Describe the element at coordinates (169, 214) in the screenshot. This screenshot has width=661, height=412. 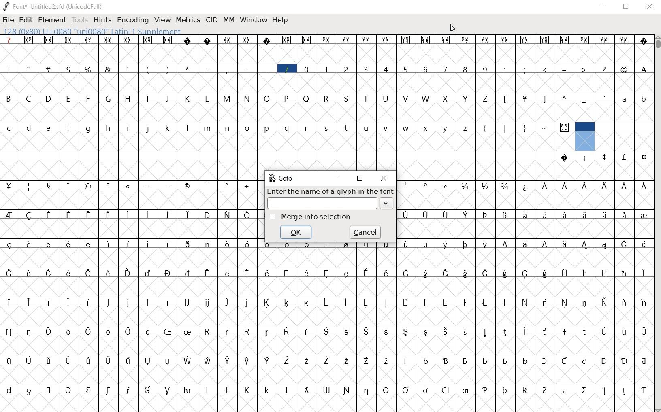
I see `Symbol` at that location.